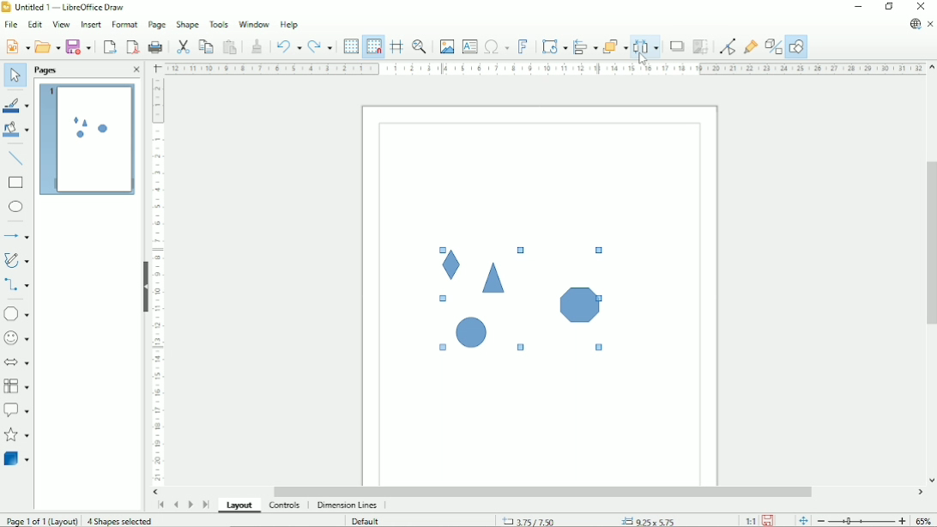 The width and height of the screenshot is (937, 527). Describe the element at coordinates (155, 25) in the screenshot. I see `Page` at that location.